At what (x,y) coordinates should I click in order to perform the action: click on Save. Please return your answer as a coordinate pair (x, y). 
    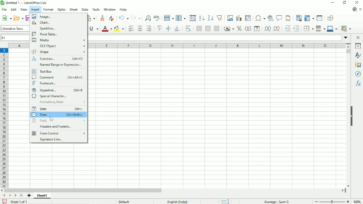
    Looking at the image, I should click on (4, 201).